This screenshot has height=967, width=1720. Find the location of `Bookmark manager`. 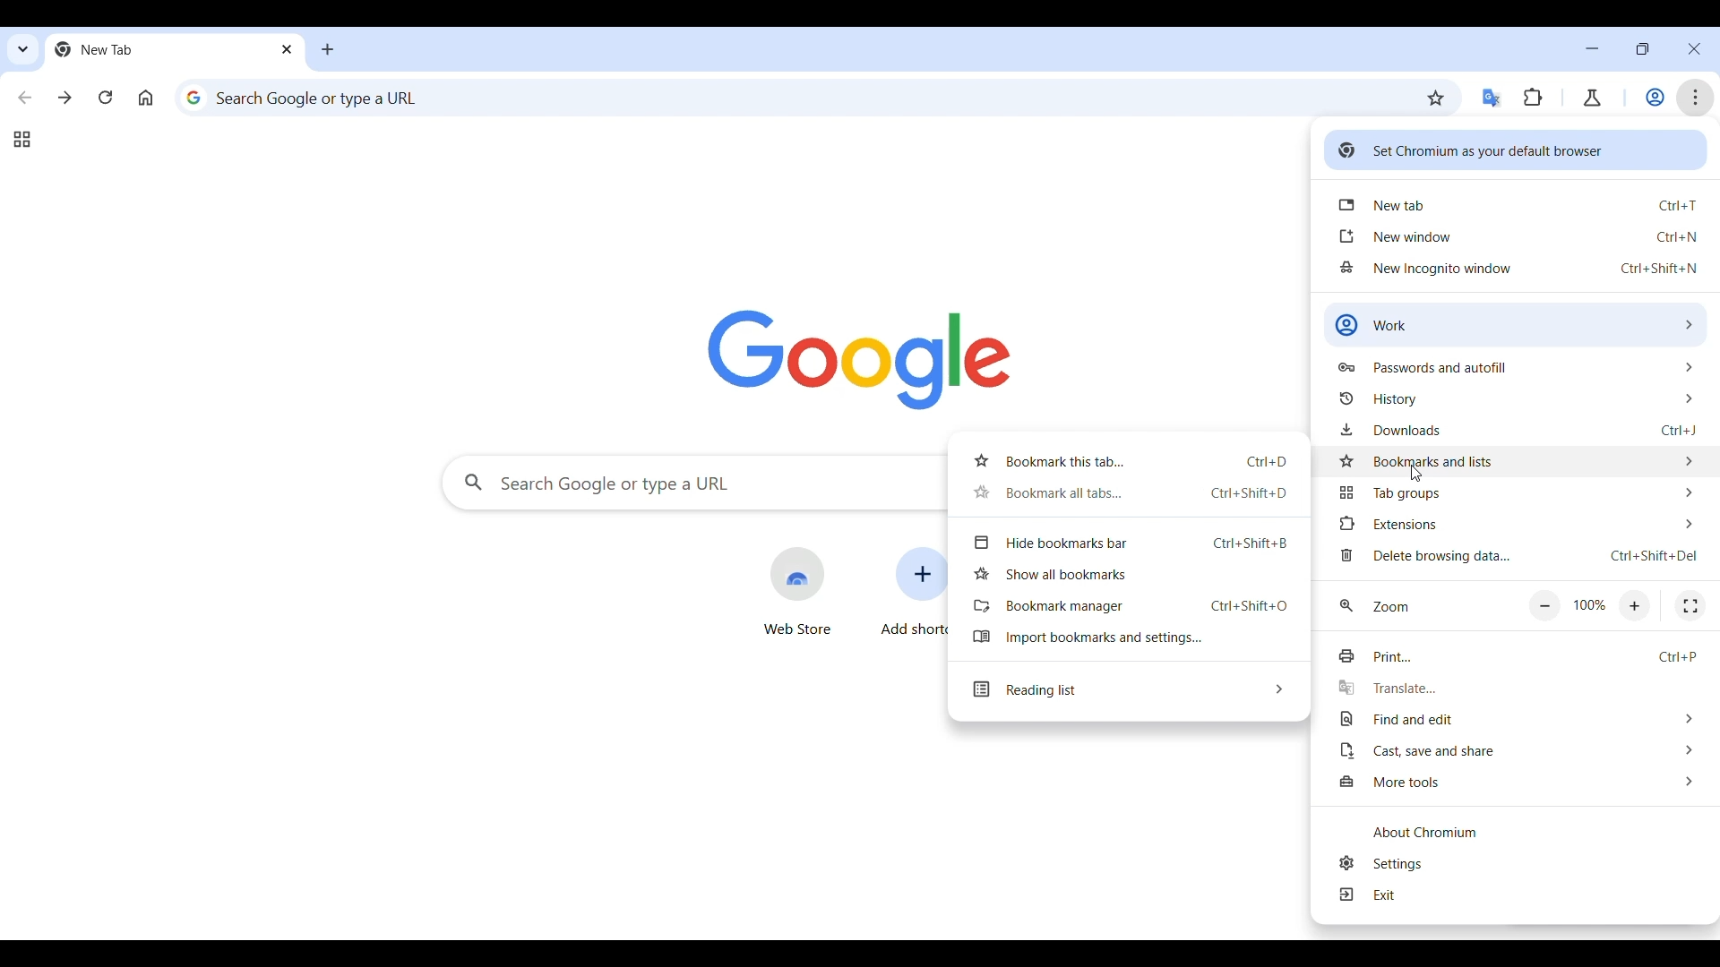

Bookmark manager is located at coordinates (1126, 606).